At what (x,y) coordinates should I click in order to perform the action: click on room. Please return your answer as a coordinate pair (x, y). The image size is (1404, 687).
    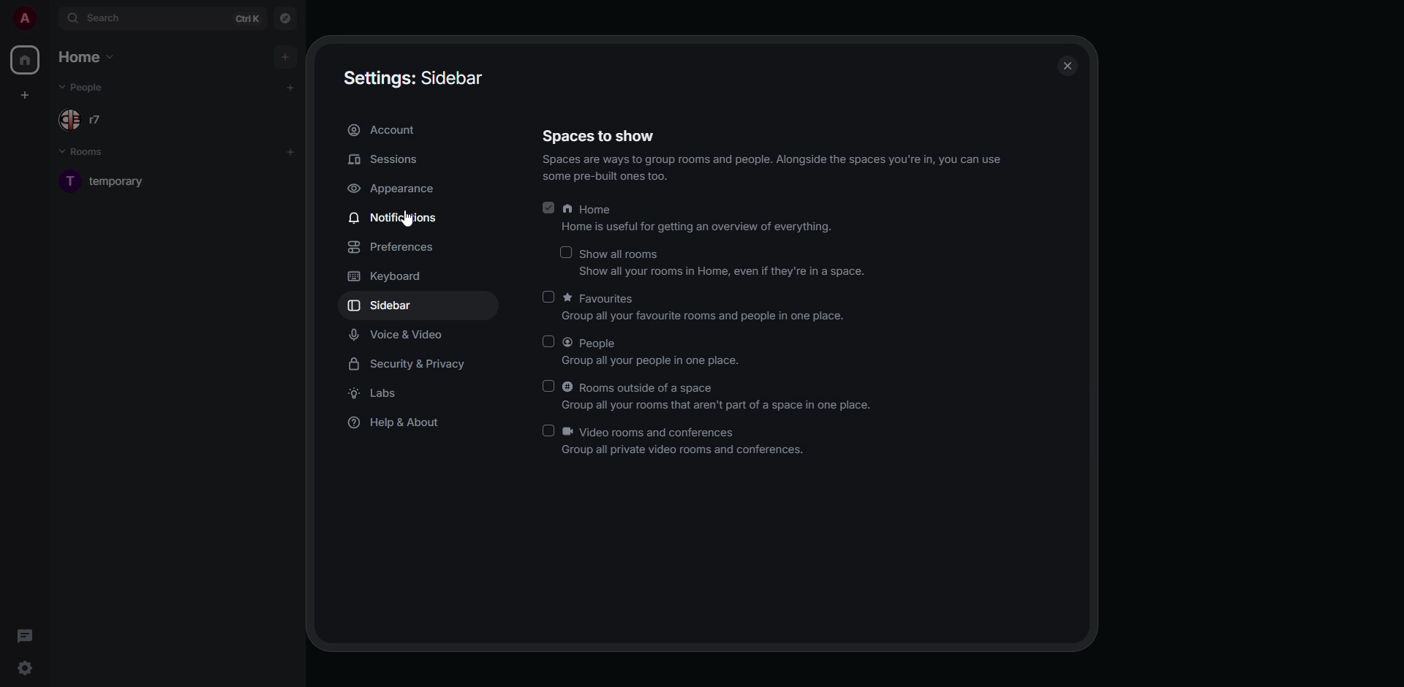
    Looking at the image, I should click on (119, 181).